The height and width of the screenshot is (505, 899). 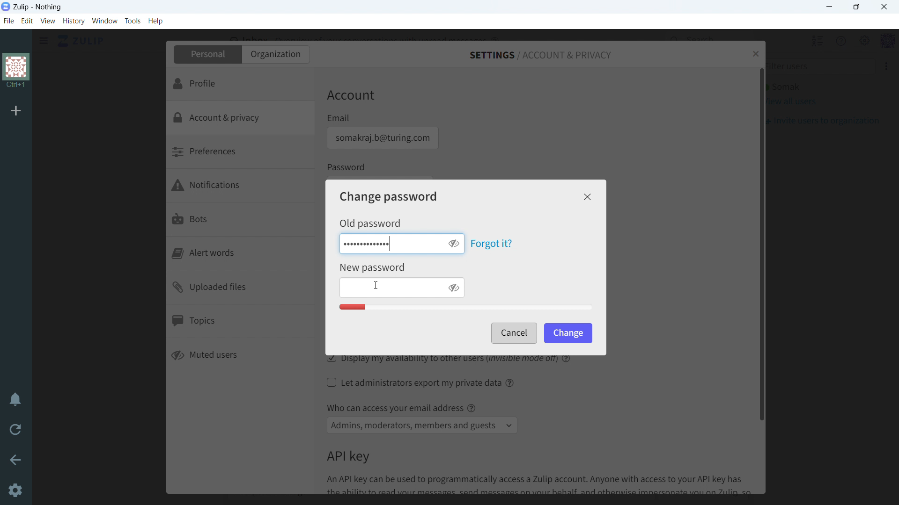 I want to click on close, so click(x=755, y=54).